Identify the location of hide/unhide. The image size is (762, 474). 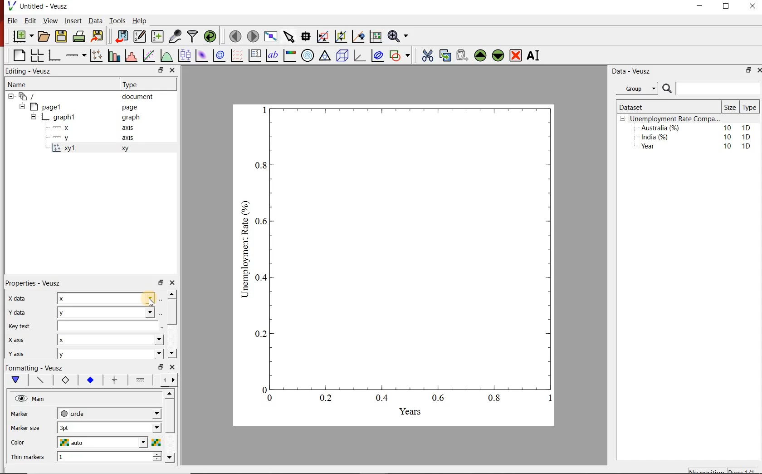
(21, 398).